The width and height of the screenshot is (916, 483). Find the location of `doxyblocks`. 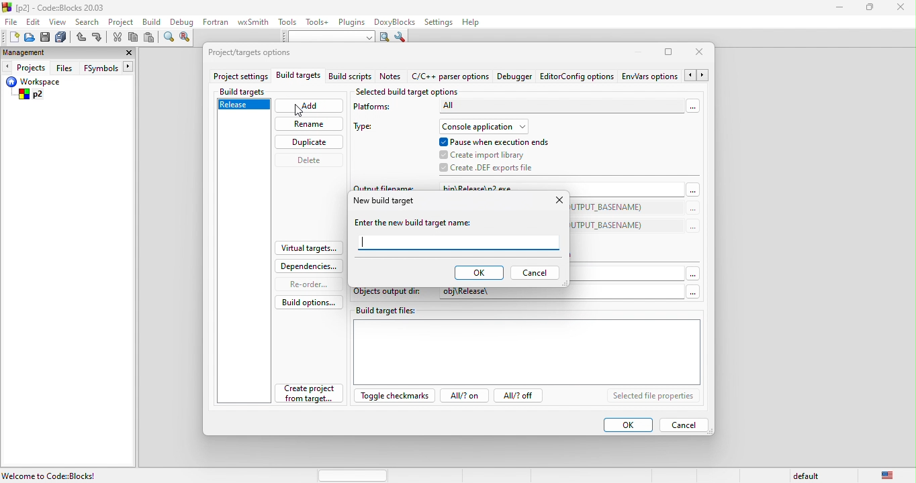

doxyblocks is located at coordinates (396, 22).